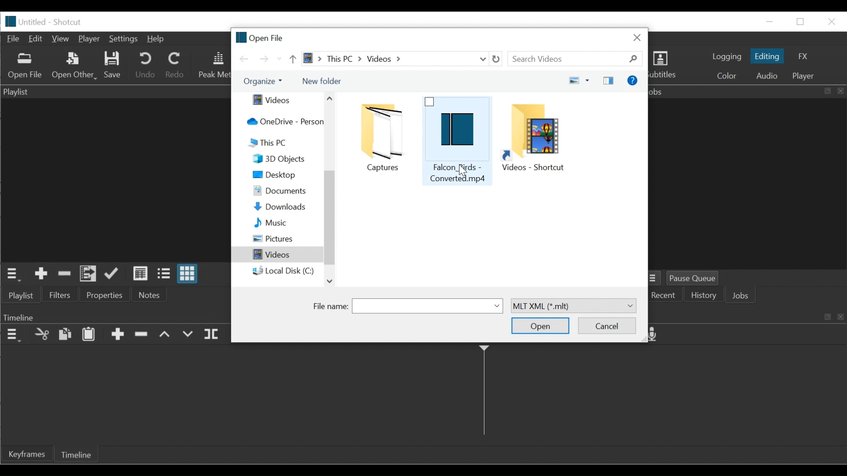 This screenshot has height=476, width=847. I want to click on Refresh, so click(498, 59).